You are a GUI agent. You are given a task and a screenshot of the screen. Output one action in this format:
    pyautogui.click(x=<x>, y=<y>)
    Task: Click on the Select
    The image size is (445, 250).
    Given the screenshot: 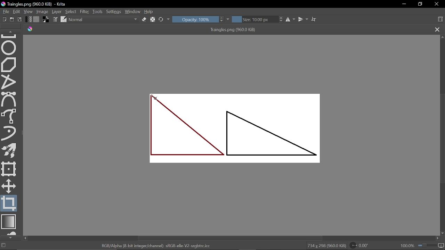 What is the action you would take?
    pyautogui.click(x=71, y=12)
    